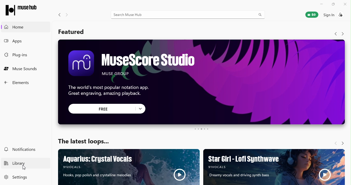 This screenshot has height=185, width=351. What do you see at coordinates (310, 14) in the screenshot?
I see `Muse wallet` at bounding box center [310, 14].